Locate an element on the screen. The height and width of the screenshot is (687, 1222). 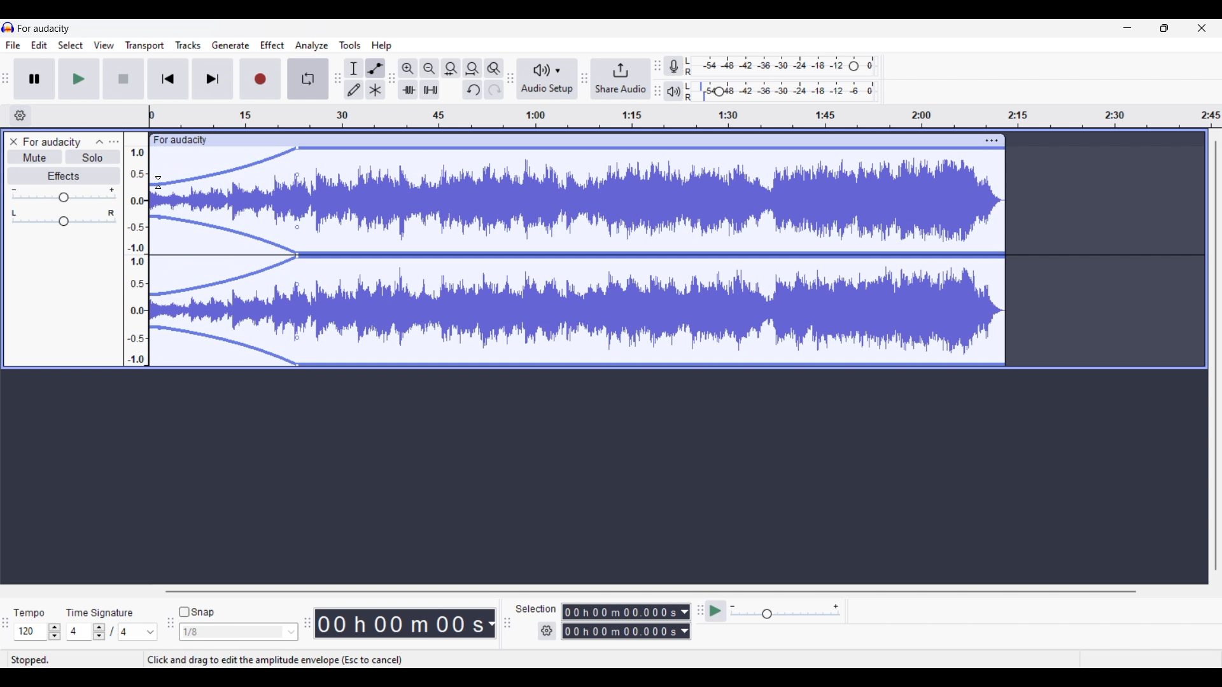
Skip/Select to end is located at coordinates (213, 79).